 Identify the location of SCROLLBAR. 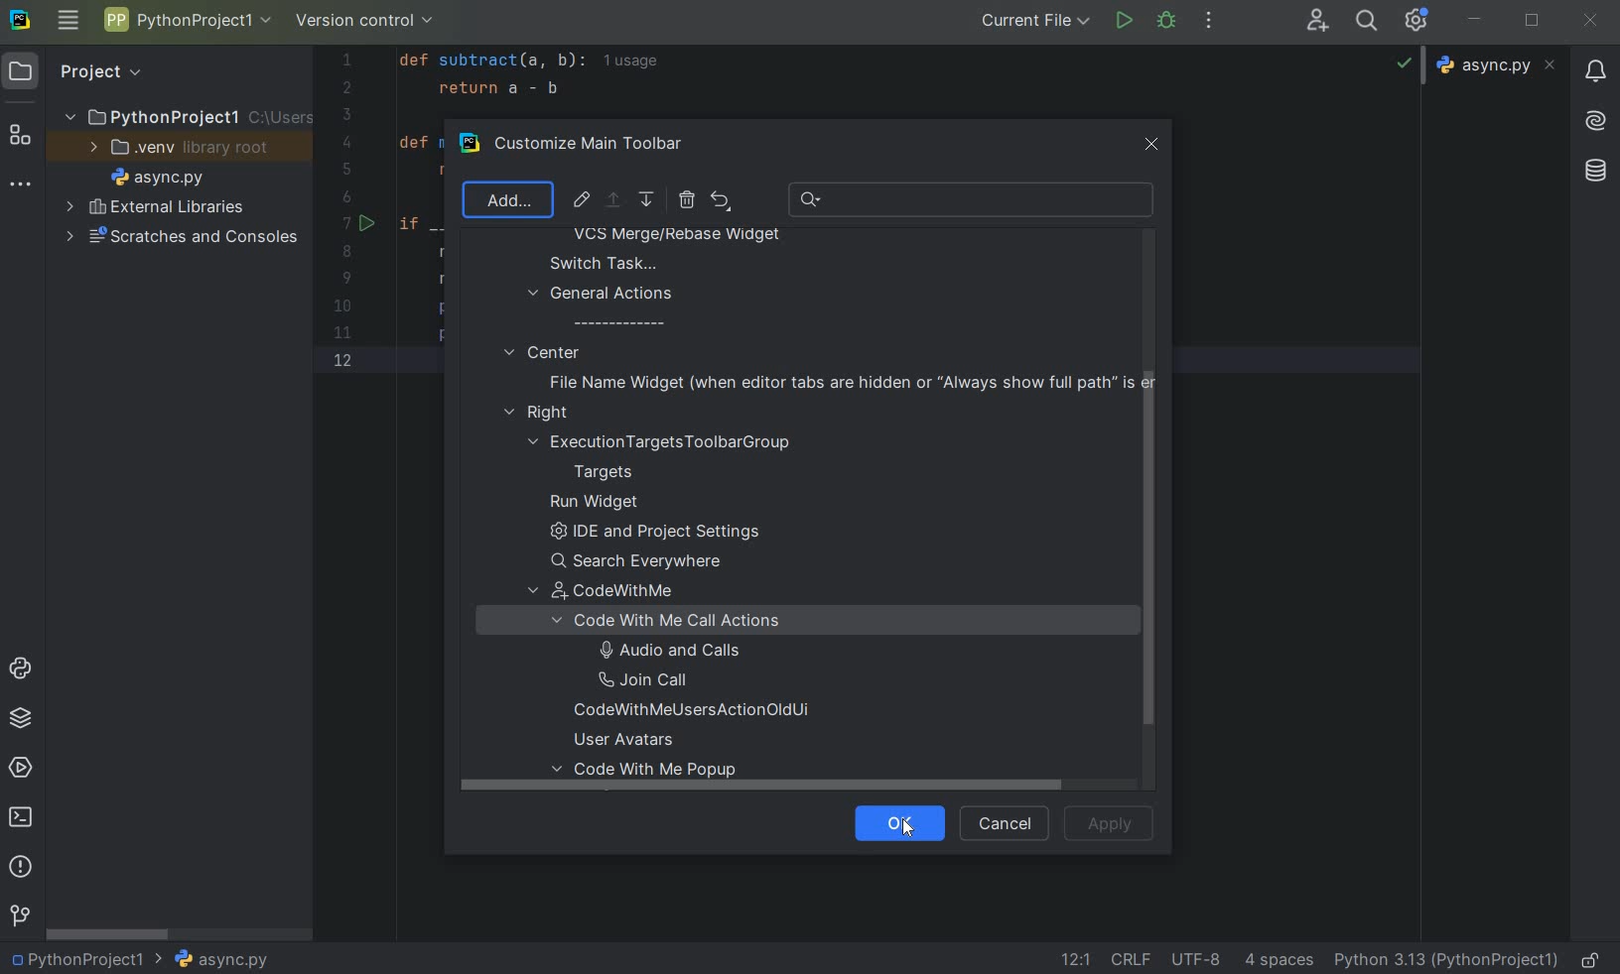
(109, 932).